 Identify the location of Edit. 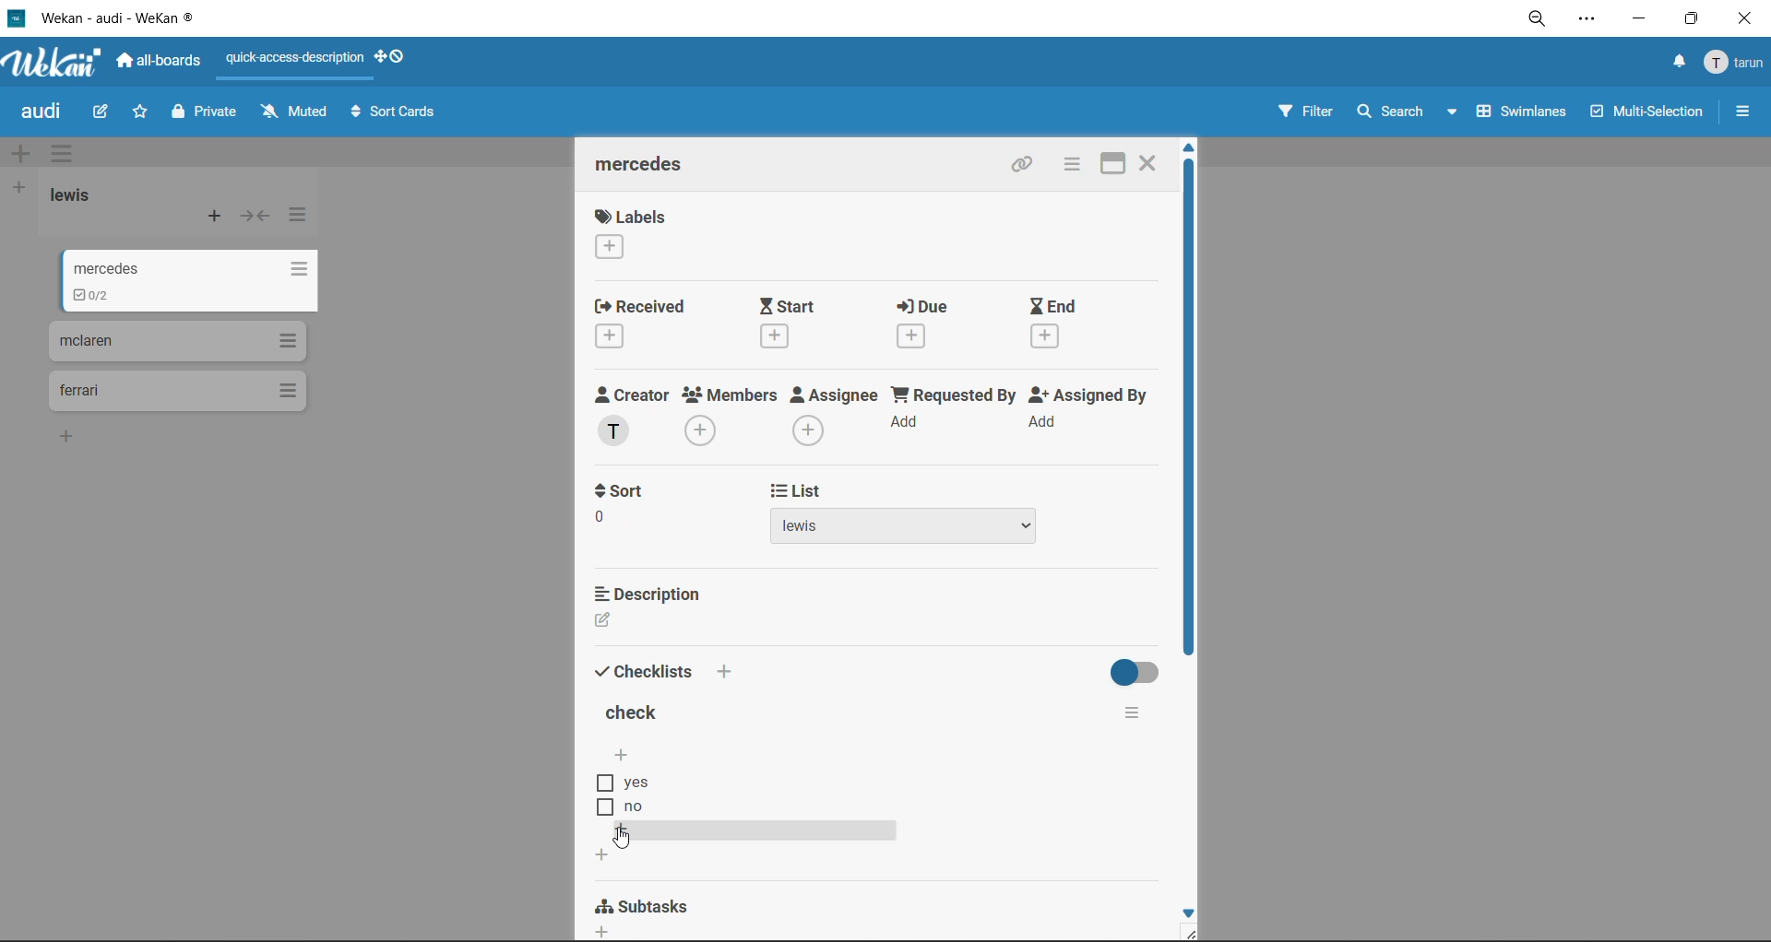
(602, 620).